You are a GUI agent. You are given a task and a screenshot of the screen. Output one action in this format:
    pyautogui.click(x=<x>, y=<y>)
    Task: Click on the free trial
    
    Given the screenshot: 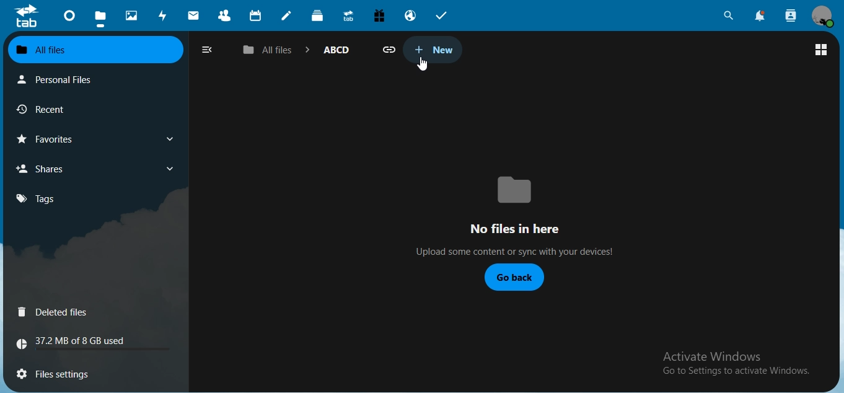 What is the action you would take?
    pyautogui.click(x=380, y=15)
    